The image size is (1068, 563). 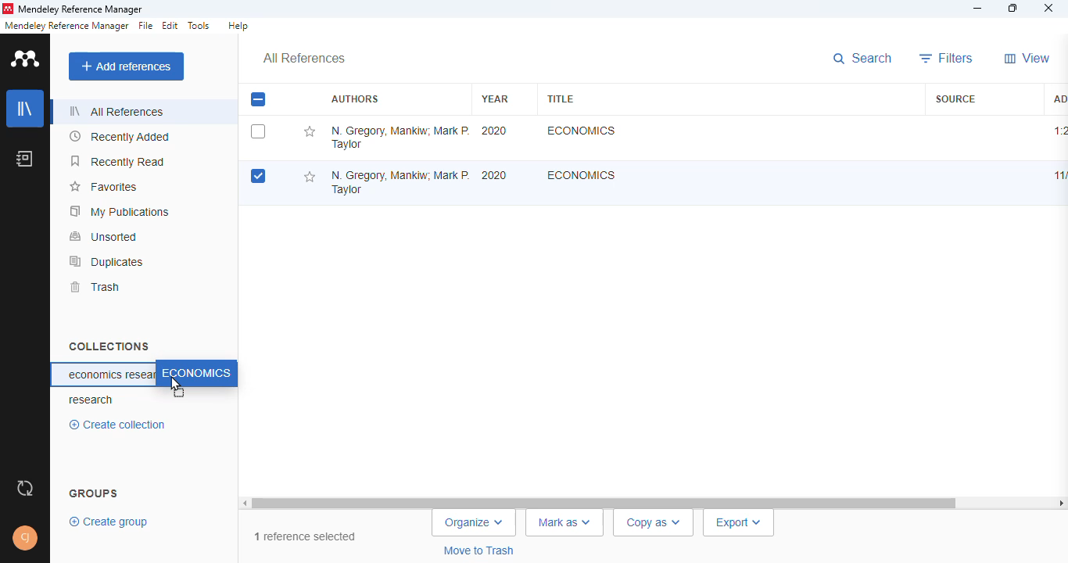 What do you see at coordinates (569, 522) in the screenshot?
I see `mark as` at bounding box center [569, 522].